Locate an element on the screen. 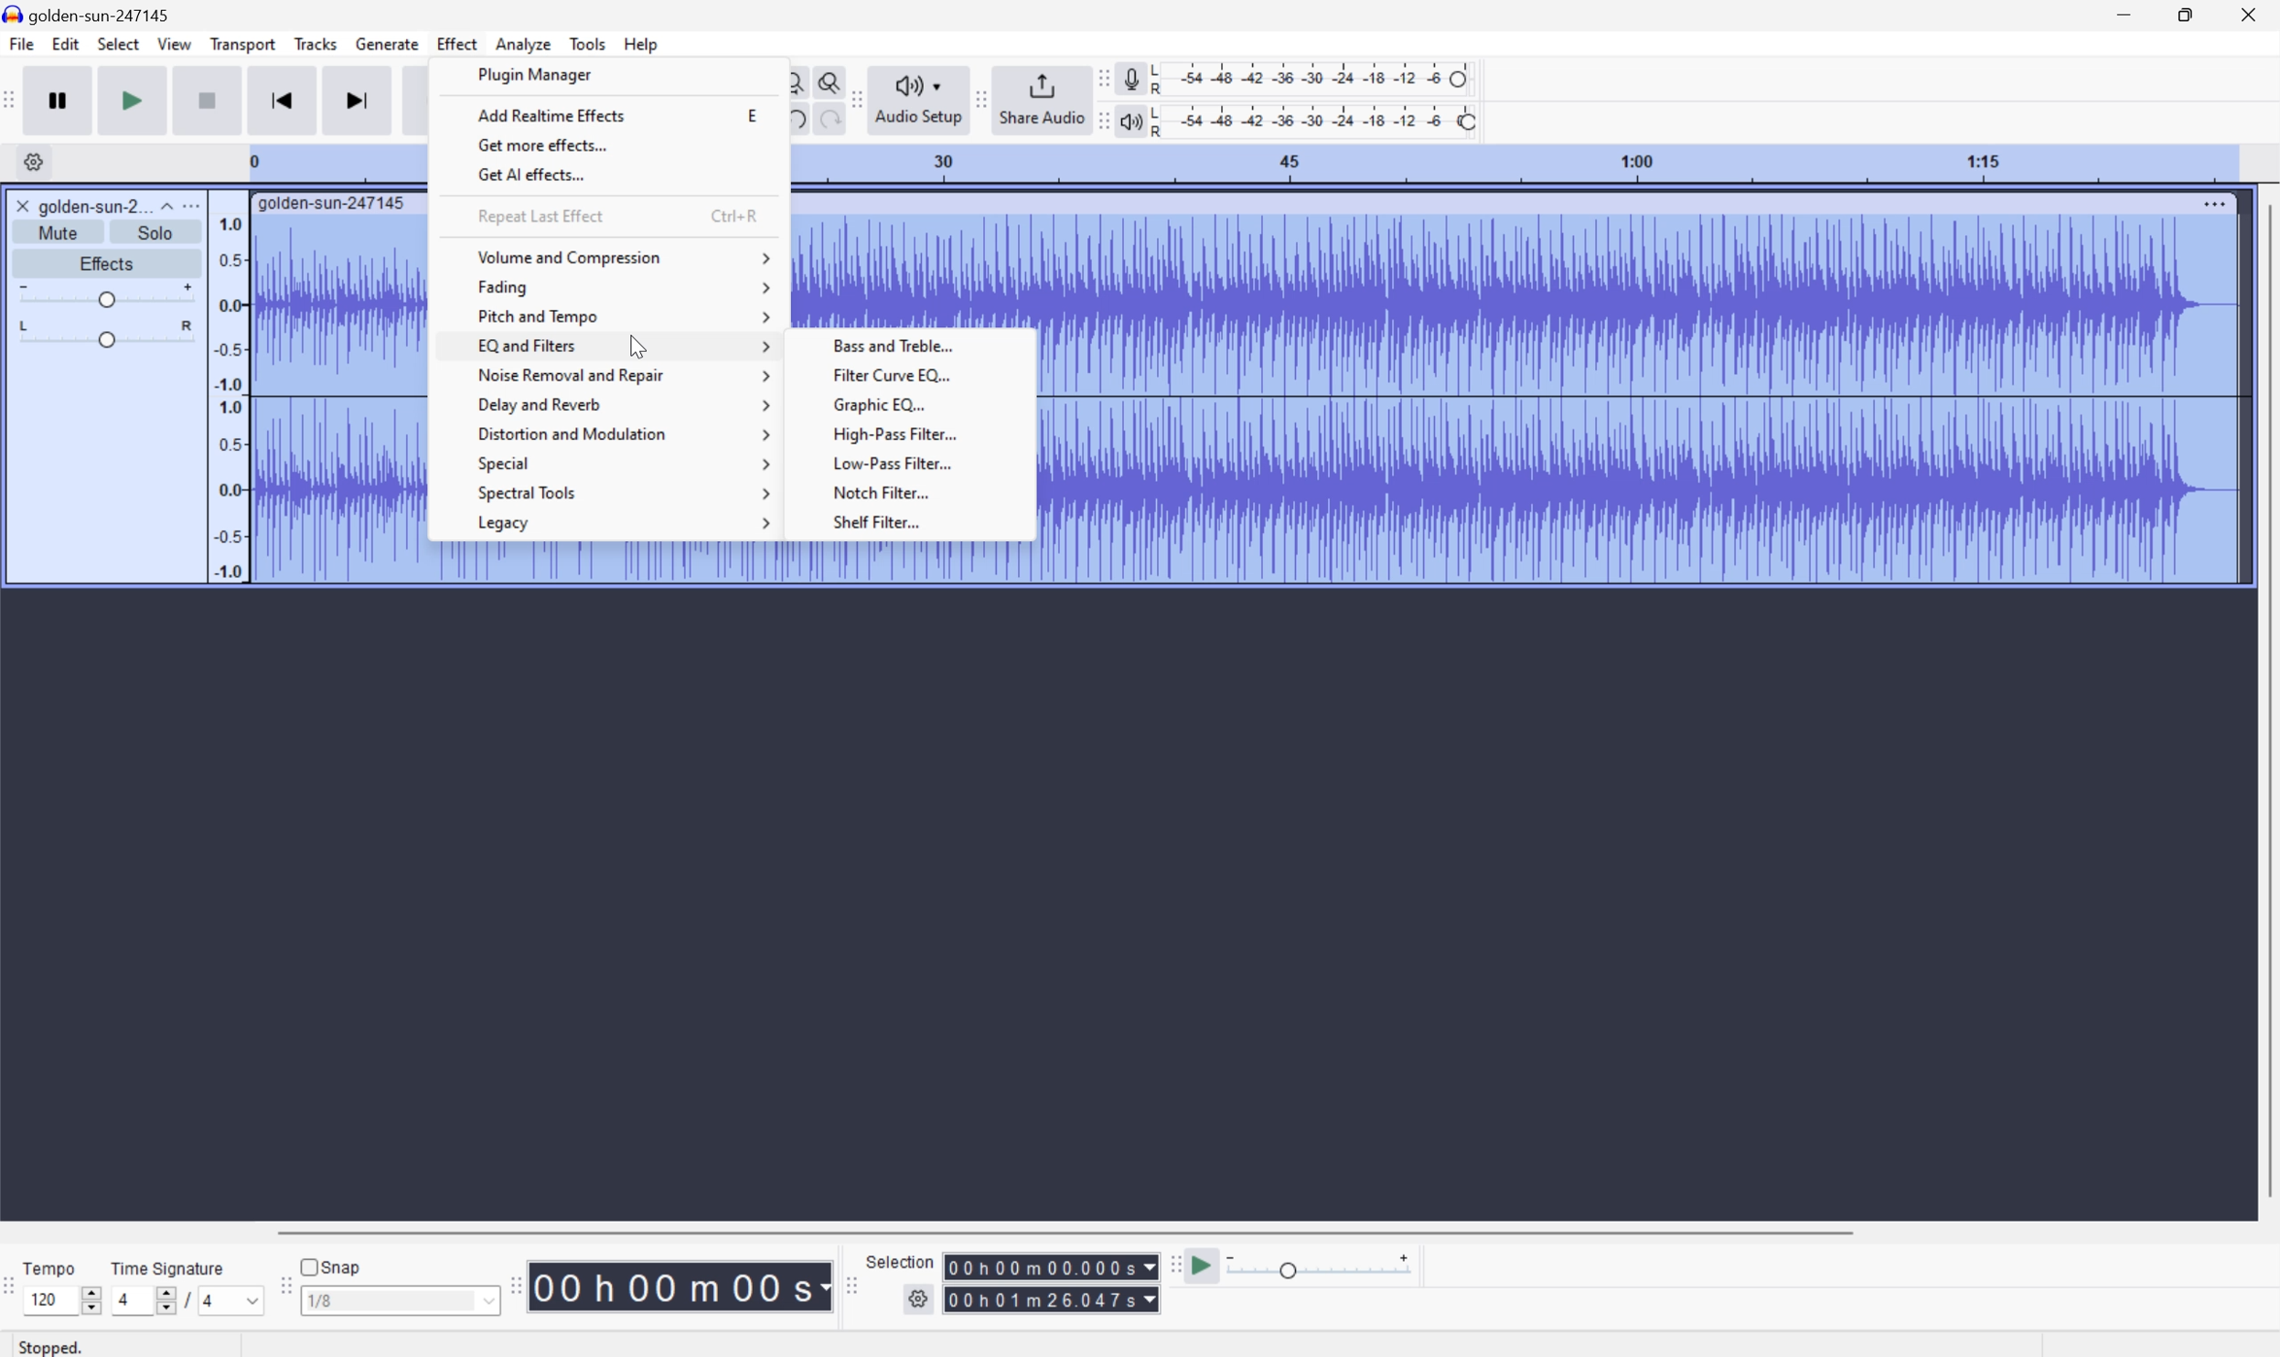 This screenshot has height=1357, width=2280. Edit is located at coordinates (66, 44).